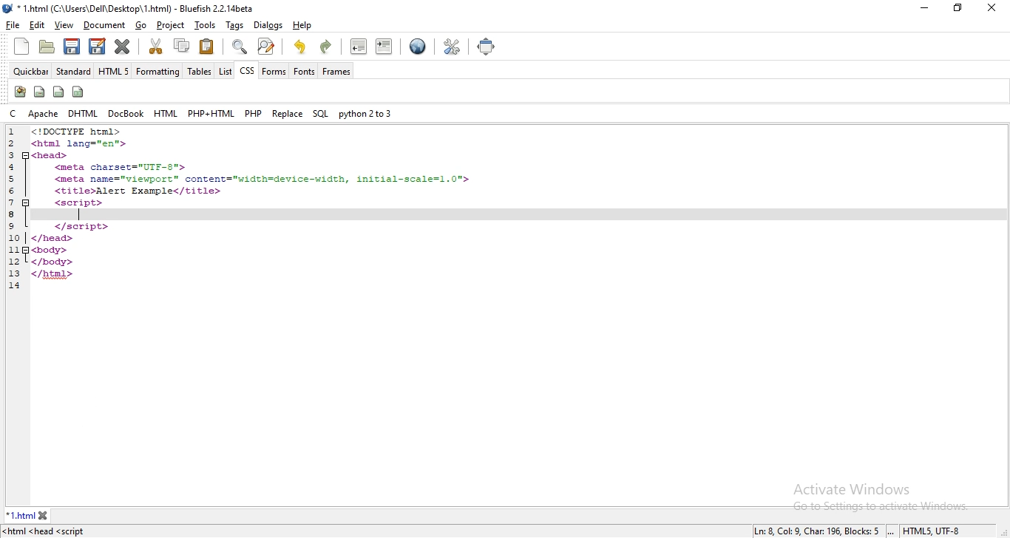 The height and width of the screenshot is (538, 1010). I want to click on <!DOCTYPE html>, so click(76, 132).